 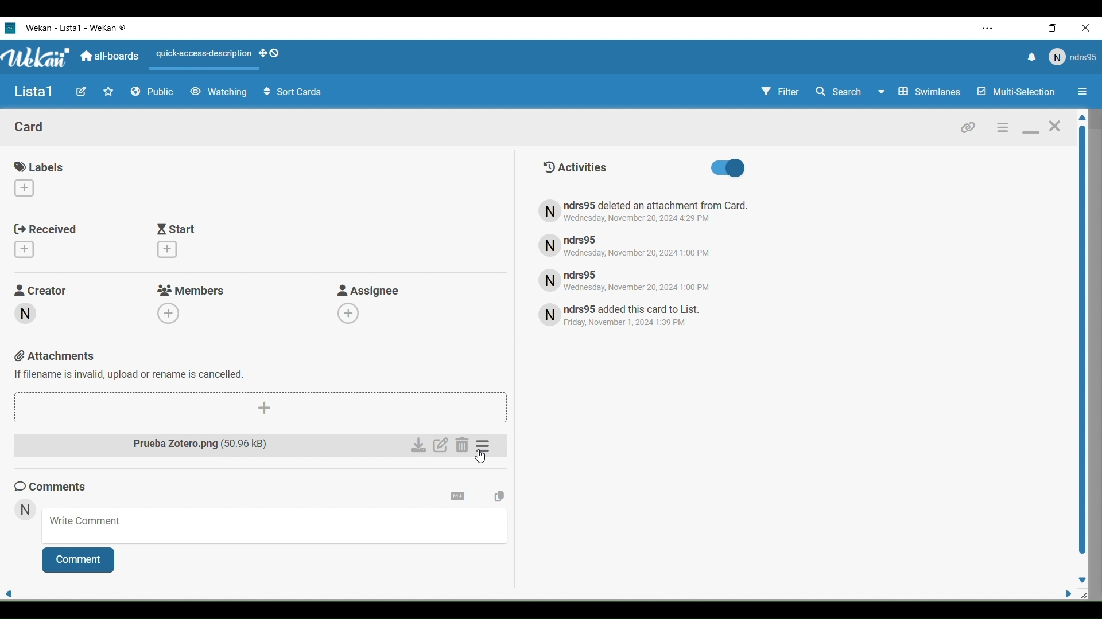 I want to click on Attachments, so click(x=131, y=364).